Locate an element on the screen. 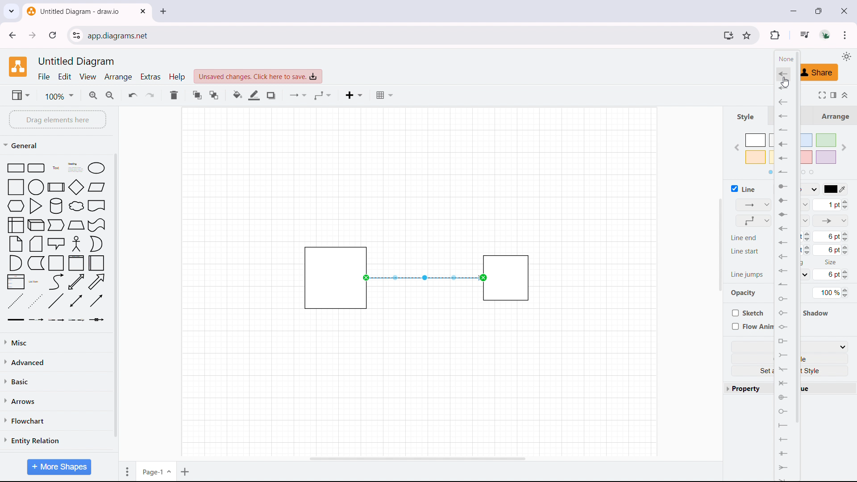  view is located at coordinates (20, 95).